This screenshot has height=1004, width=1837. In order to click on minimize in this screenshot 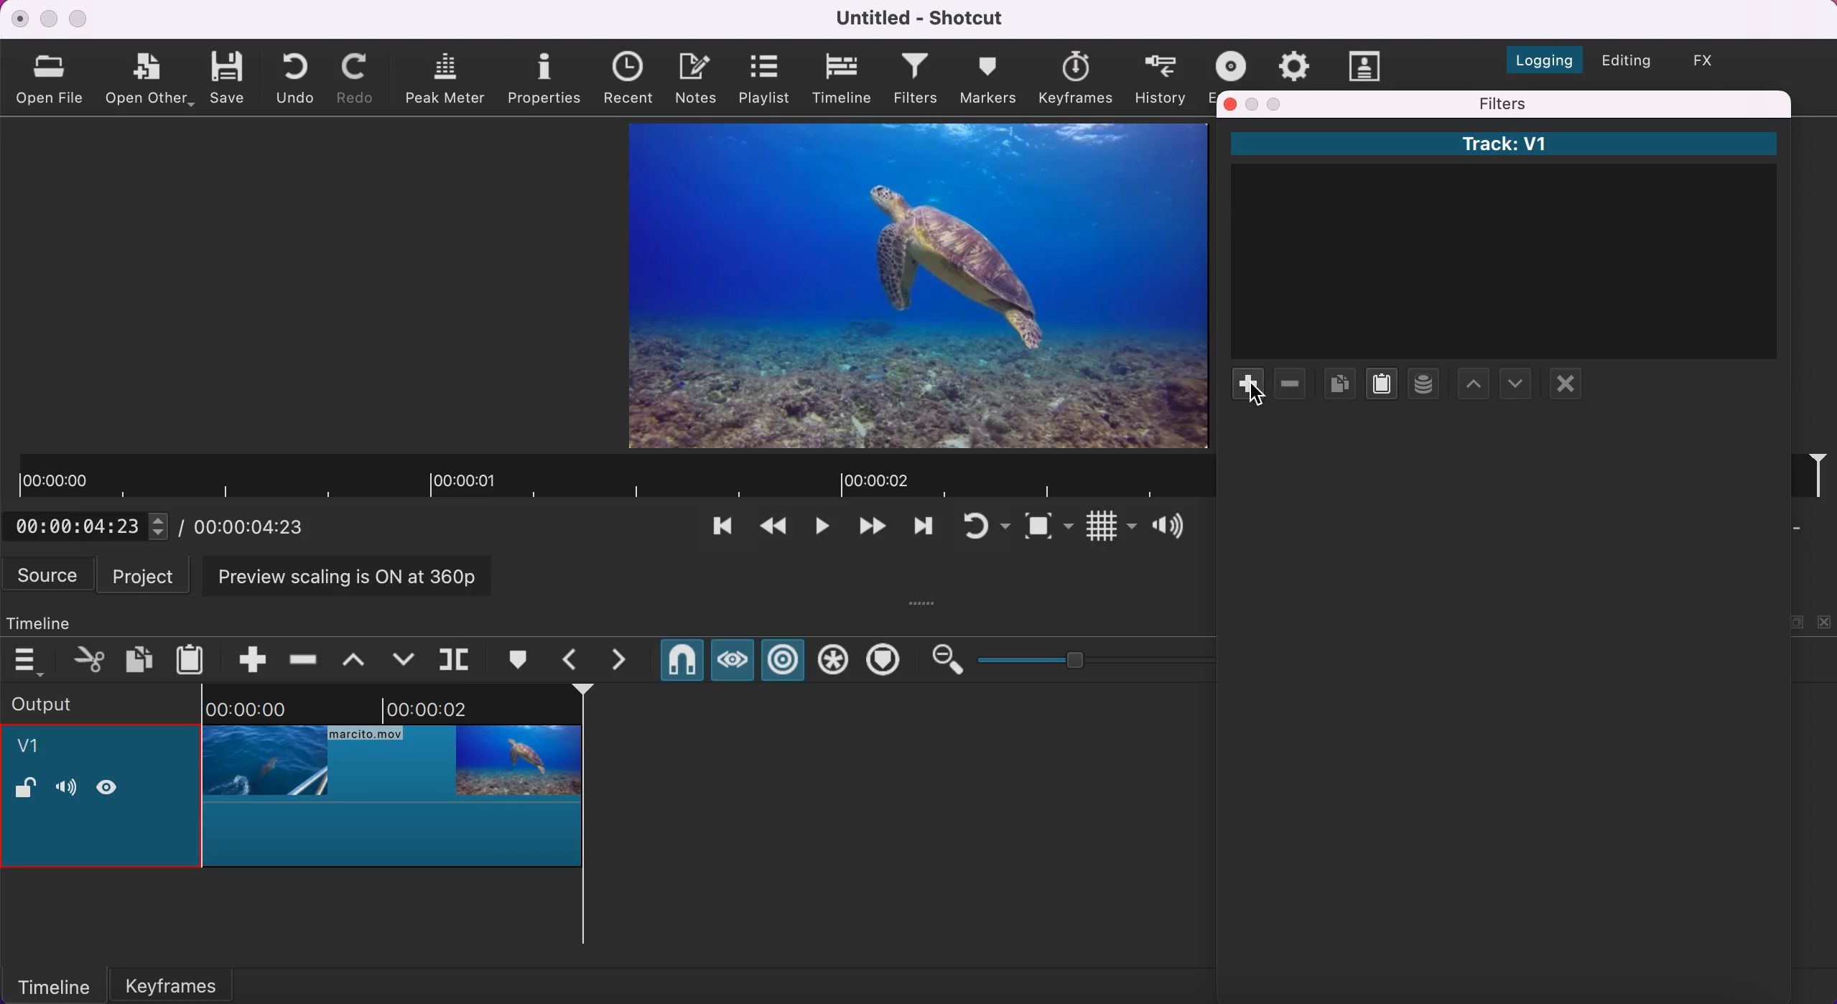, I will do `click(1254, 104)`.